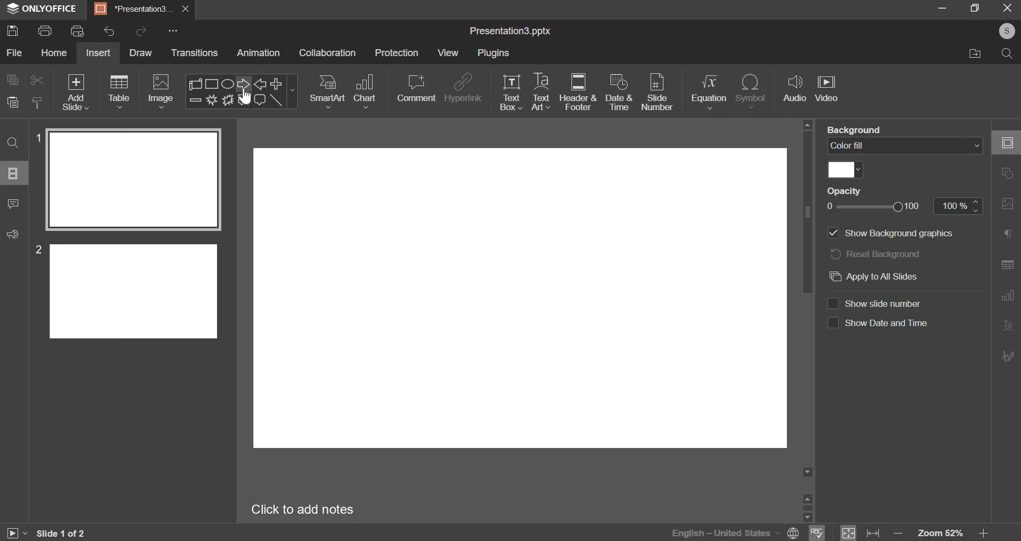  I want to click on active slide out of total slides, so click(61, 533).